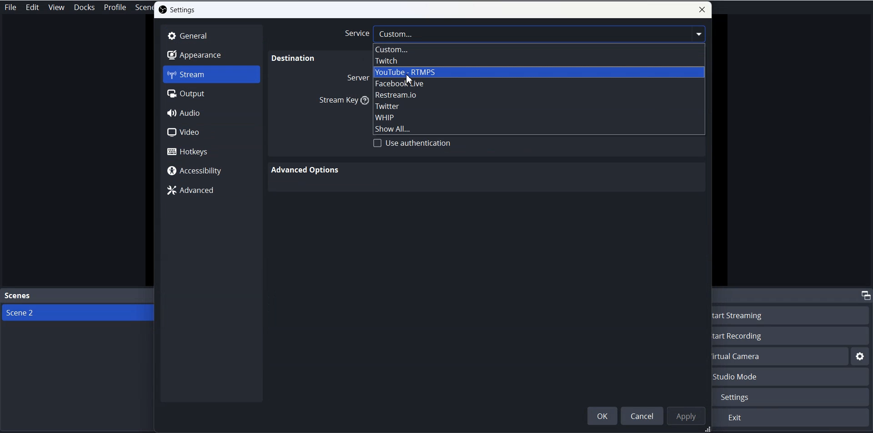 This screenshot has height=433, width=873. I want to click on Twitch, so click(538, 61).